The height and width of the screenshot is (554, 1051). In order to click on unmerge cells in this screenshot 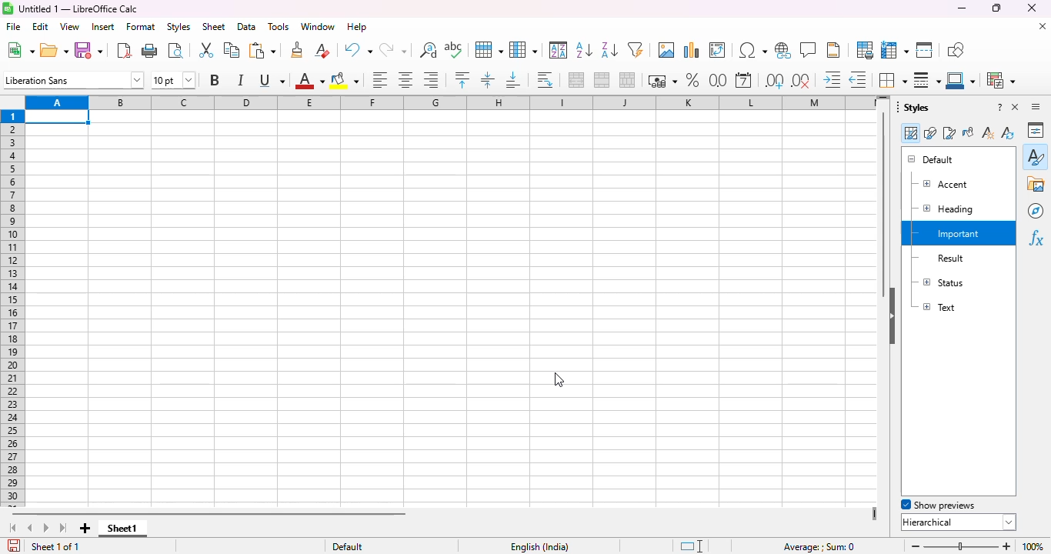, I will do `click(627, 80)`.